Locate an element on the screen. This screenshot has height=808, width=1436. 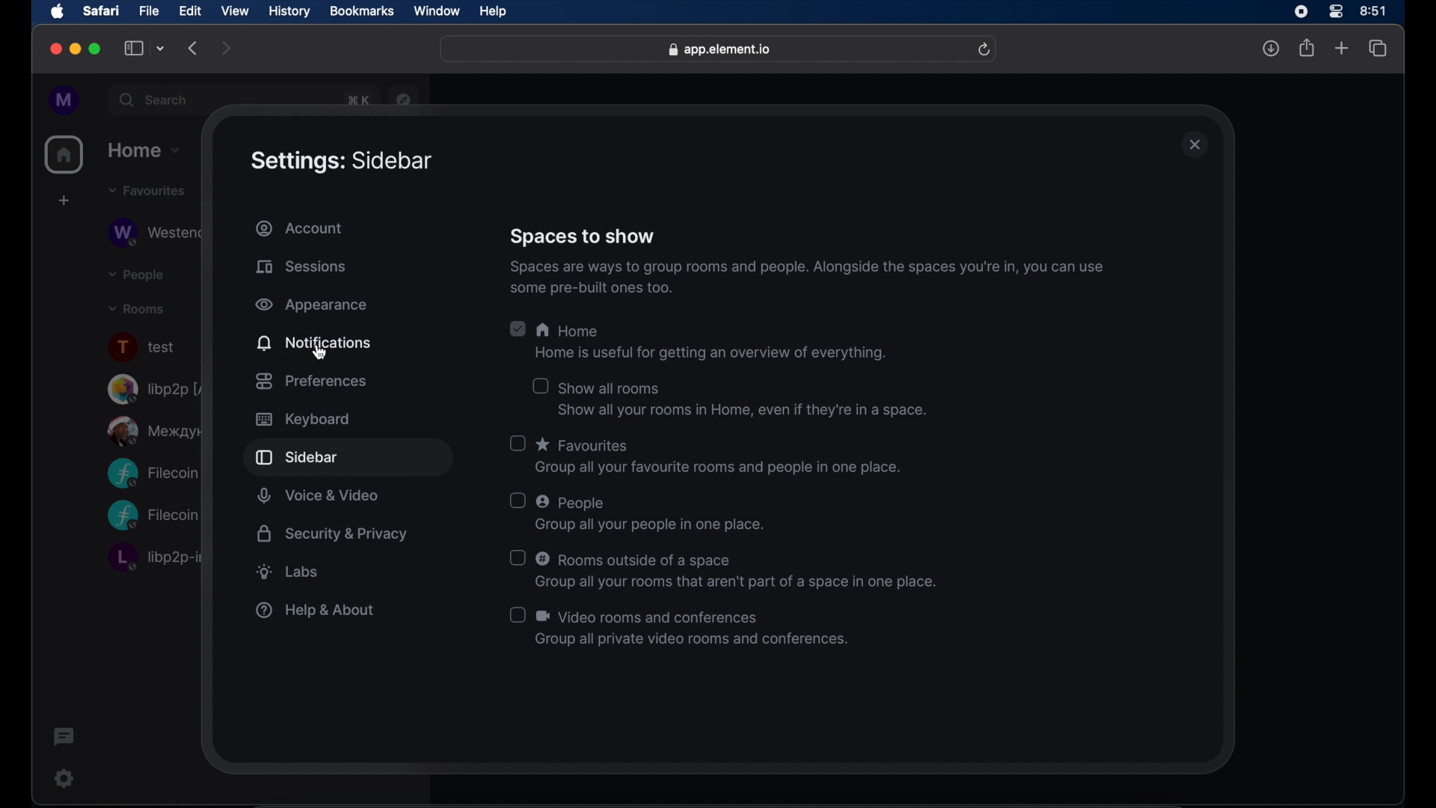
cursor is located at coordinates (322, 350).